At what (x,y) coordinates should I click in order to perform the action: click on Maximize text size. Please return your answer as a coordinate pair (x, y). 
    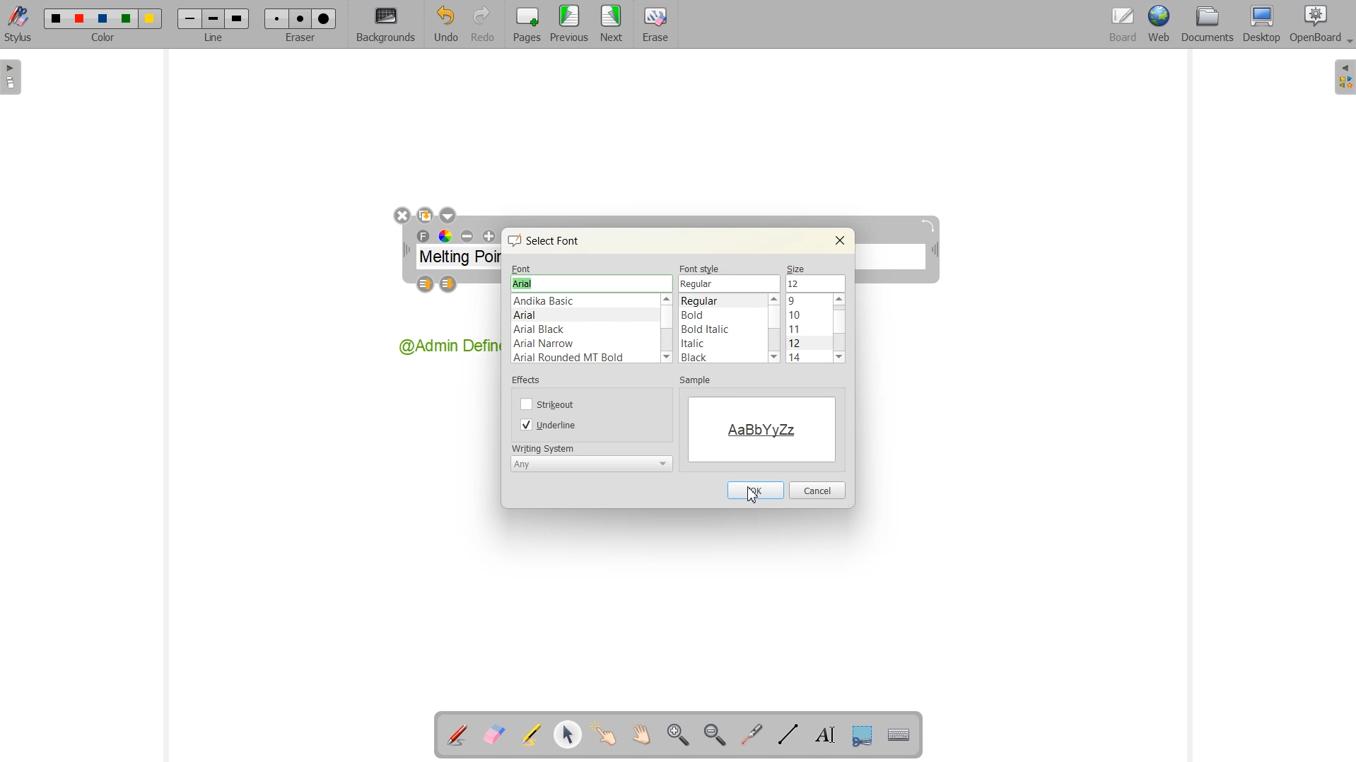
    Looking at the image, I should click on (489, 237).